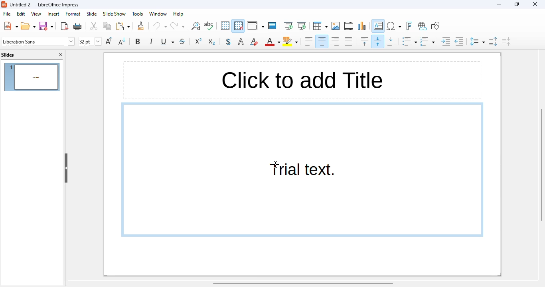 The height and width of the screenshot is (287, 545). Describe the element at coordinates (46, 26) in the screenshot. I see `save` at that location.